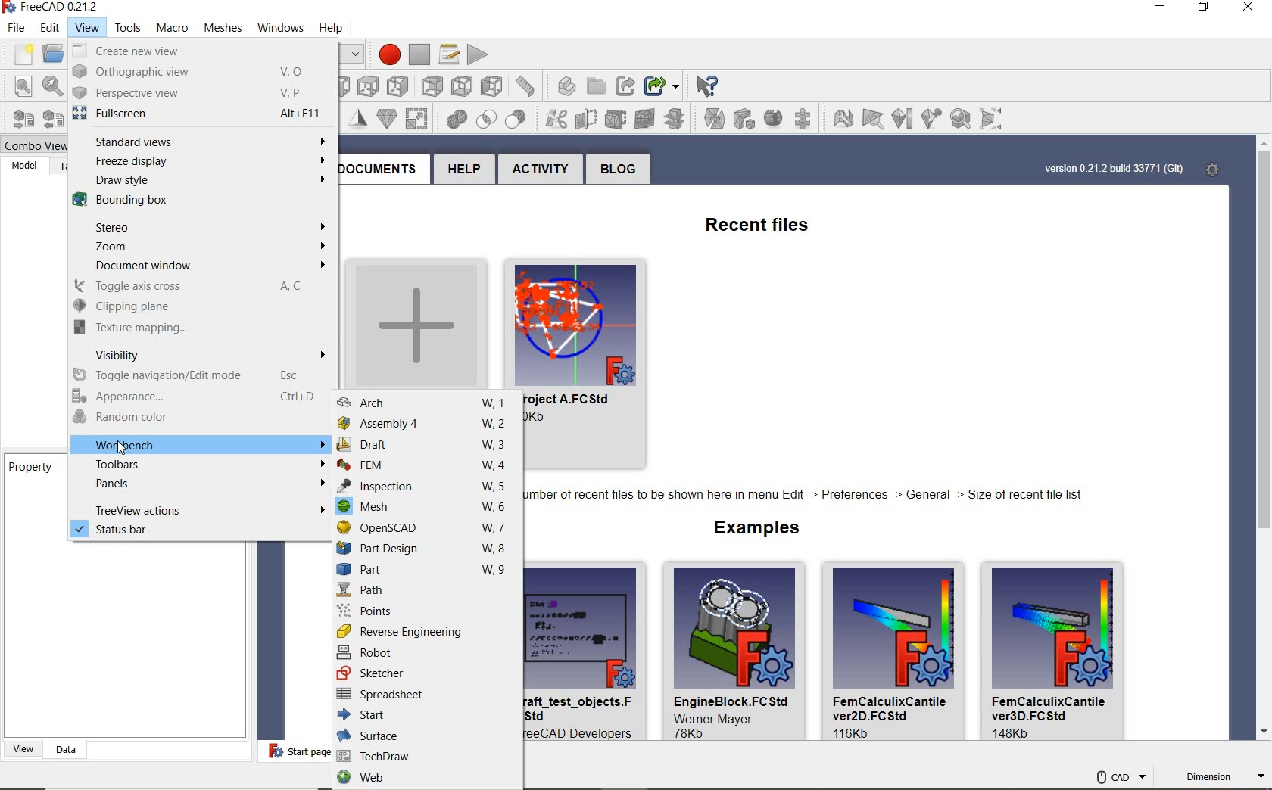 This screenshot has width=1272, height=790. I want to click on create section from mesh and plane, so click(619, 117).